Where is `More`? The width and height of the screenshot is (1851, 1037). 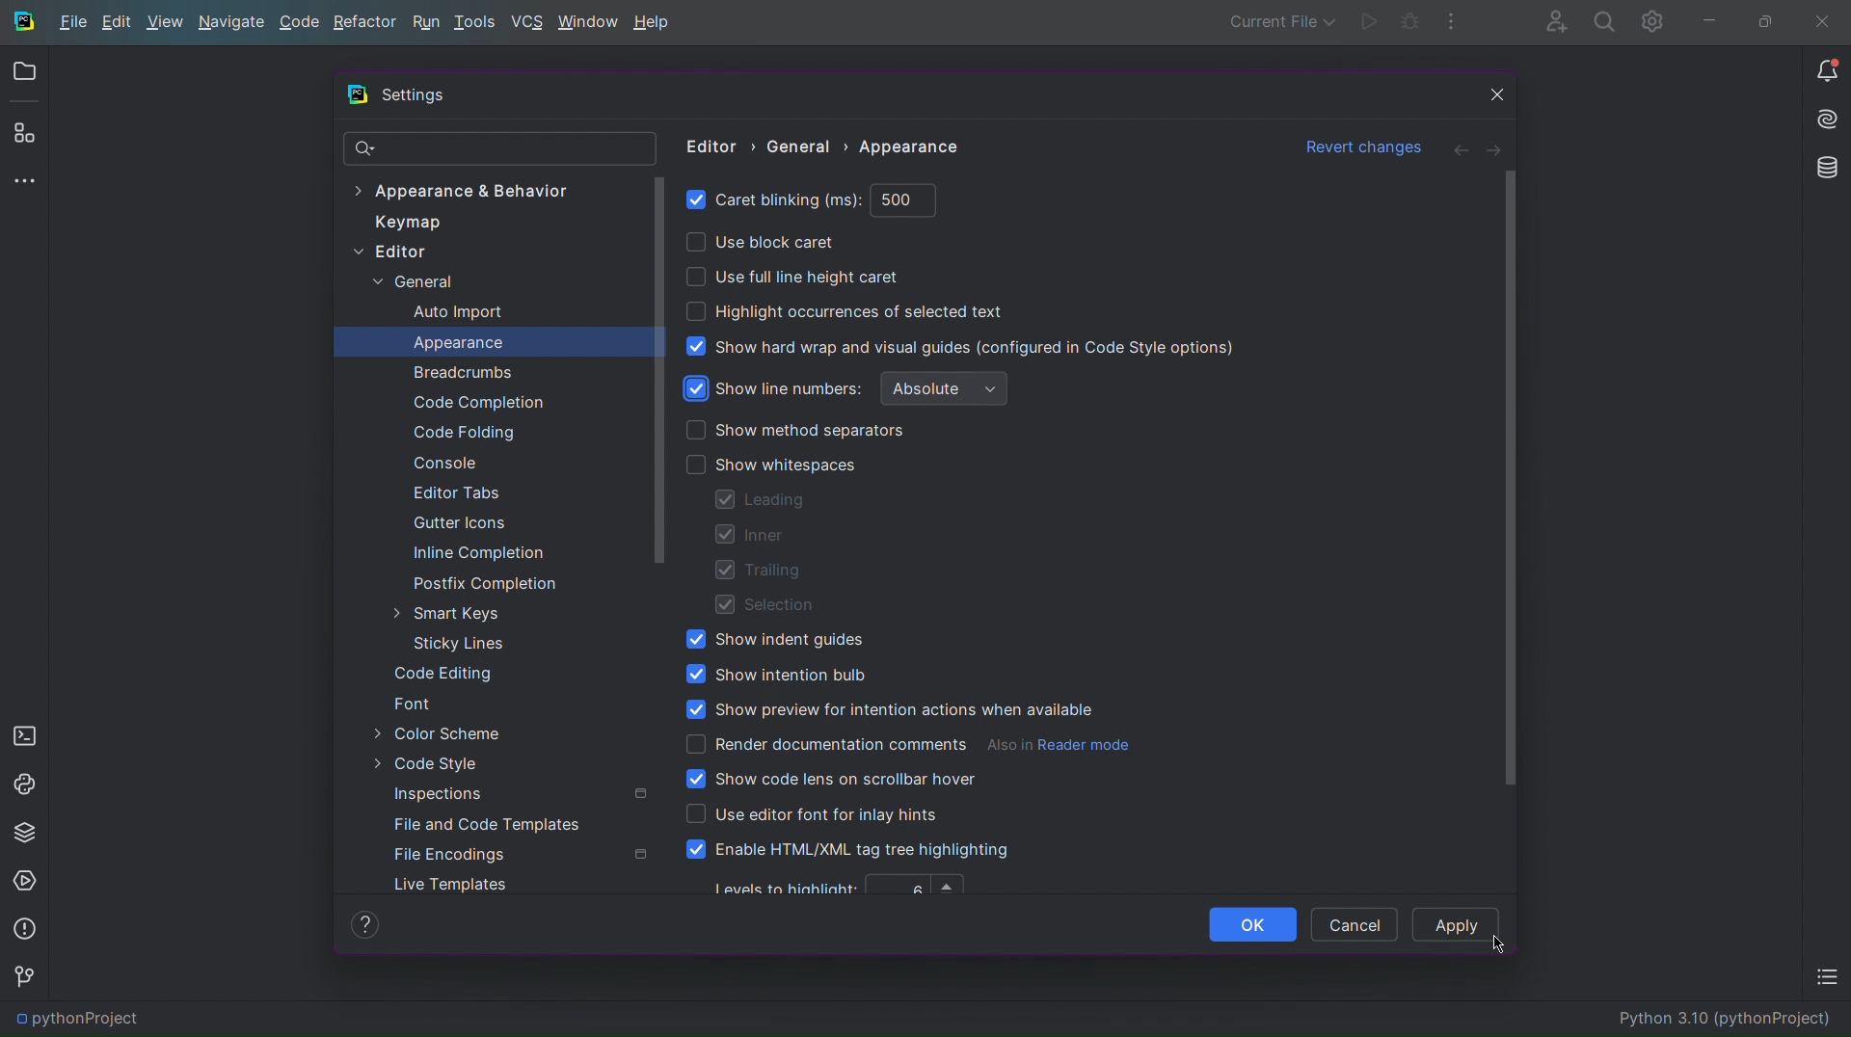 More is located at coordinates (1454, 23).